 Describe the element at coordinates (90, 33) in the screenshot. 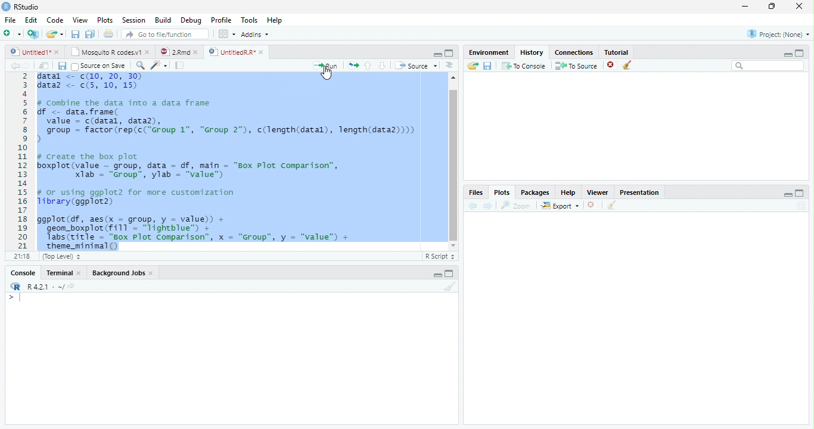

I see `Save all open documents` at that location.